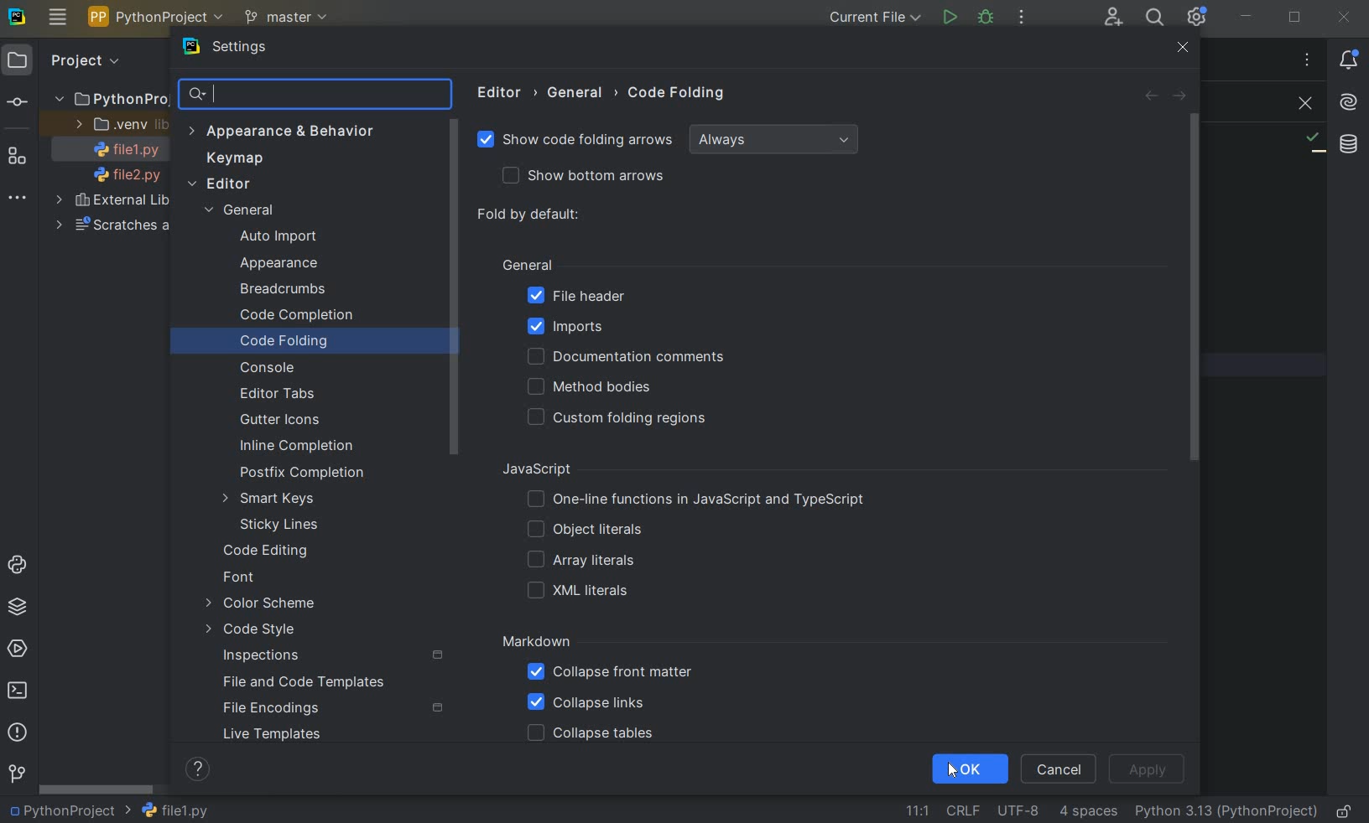 This screenshot has height=823, width=1369. I want to click on APPLY, so click(1148, 769).